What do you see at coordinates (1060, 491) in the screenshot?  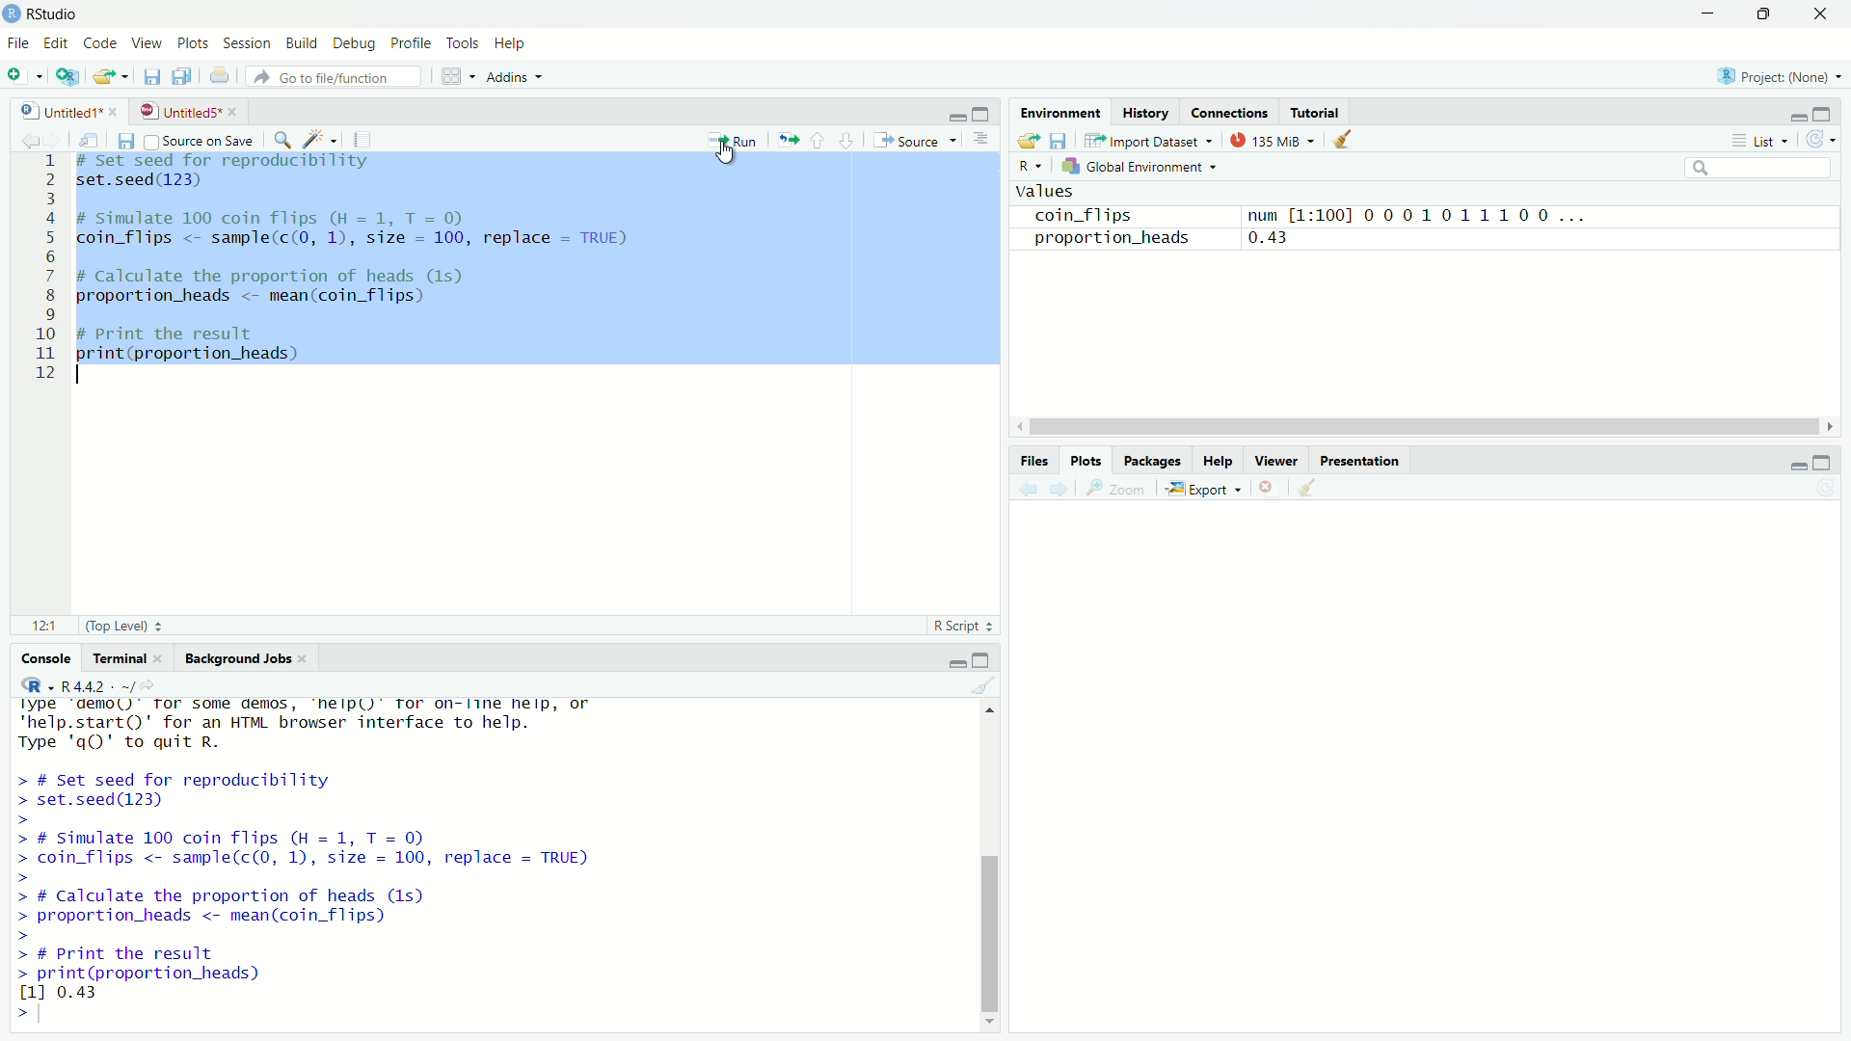 I see `next plot` at bounding box center [1060, 491].